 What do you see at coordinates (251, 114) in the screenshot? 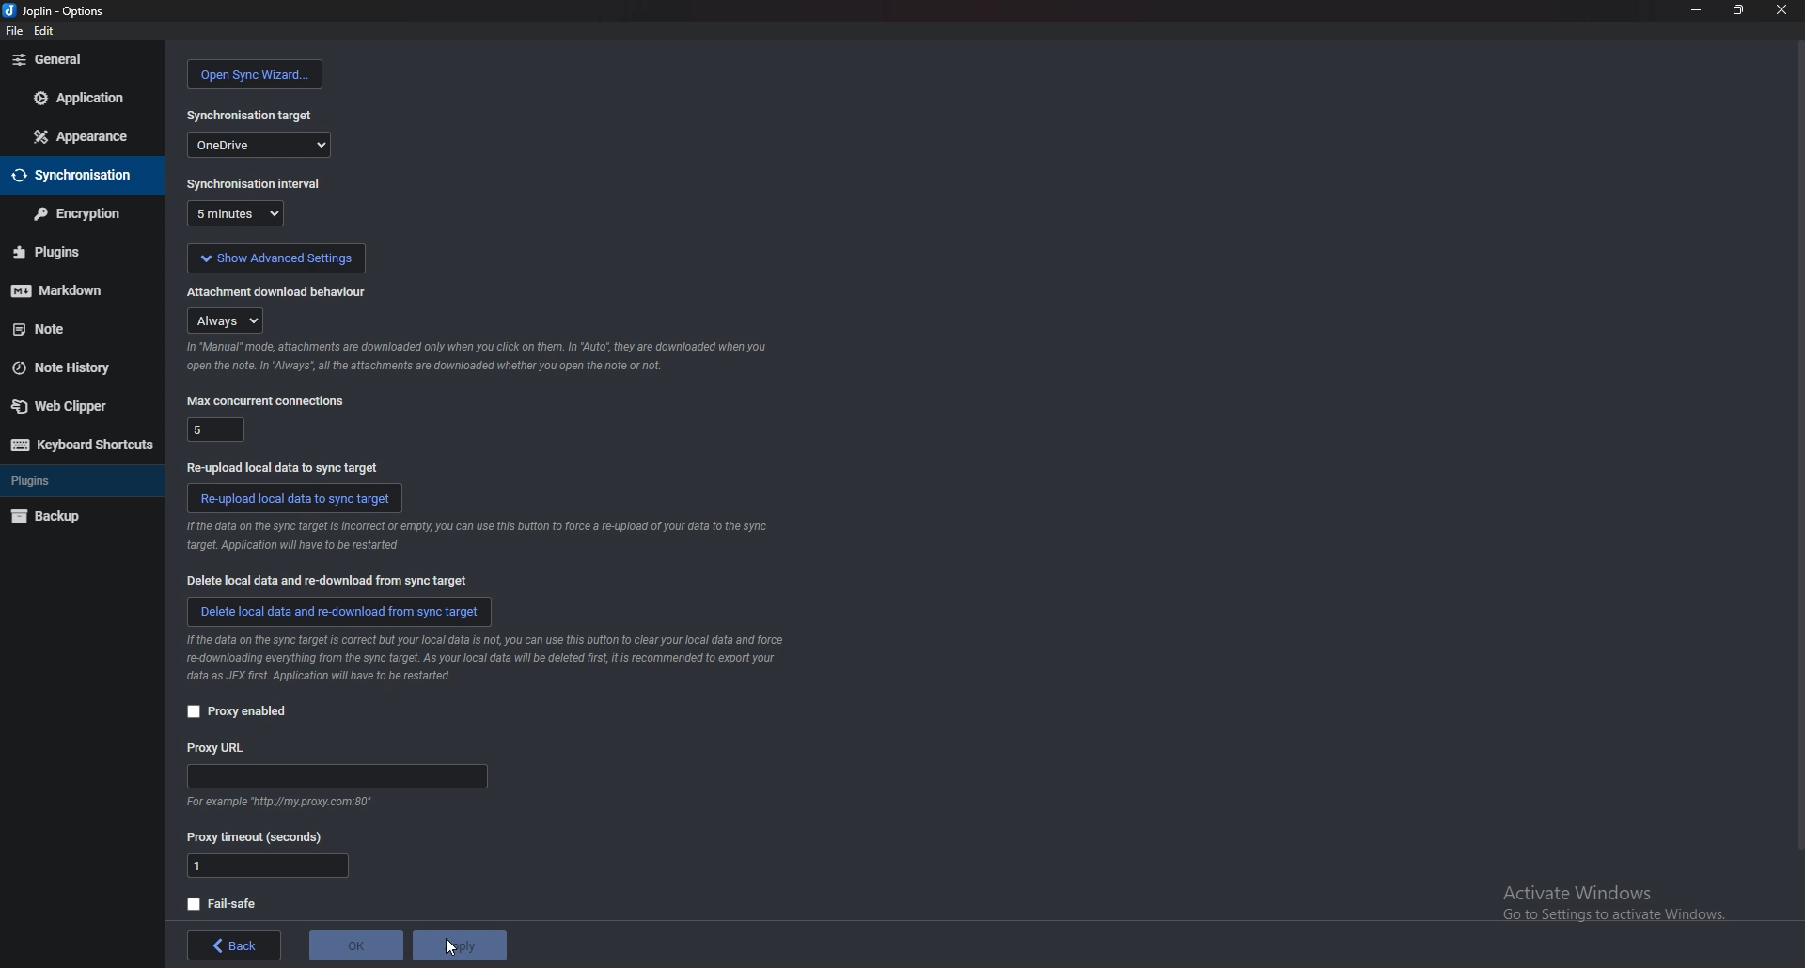
I see `sync target` at bounding box center [251, 114].